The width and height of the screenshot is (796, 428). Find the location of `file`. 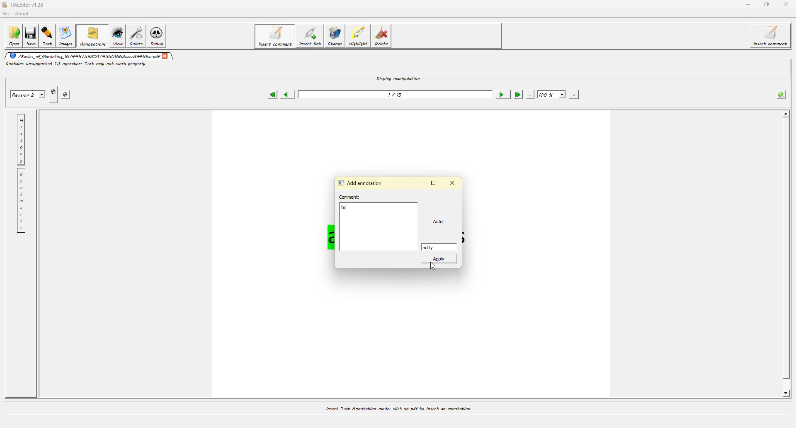

file is located at coordinates (7, 13).